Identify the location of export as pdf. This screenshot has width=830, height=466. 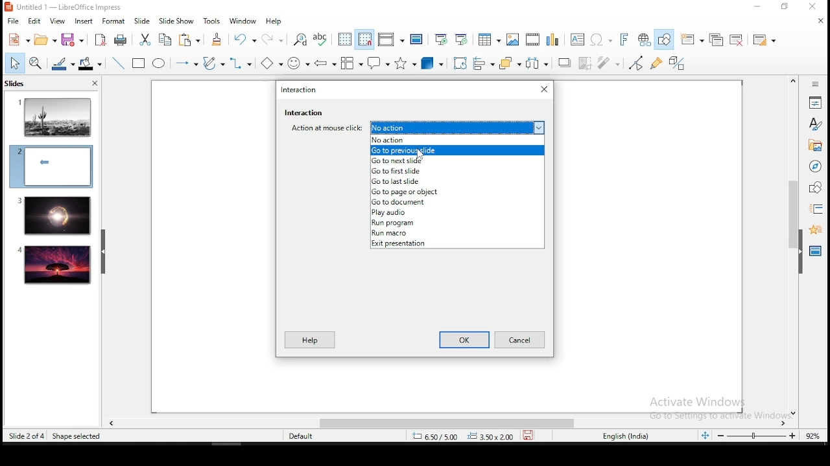
(99, 39).